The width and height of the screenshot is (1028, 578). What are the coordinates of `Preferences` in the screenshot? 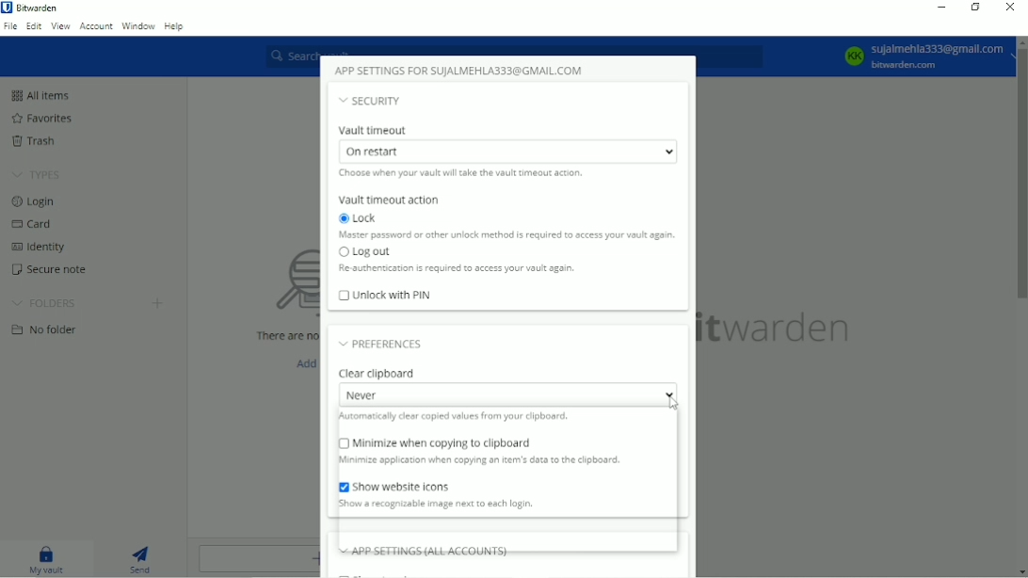 It's located at (384, 344).